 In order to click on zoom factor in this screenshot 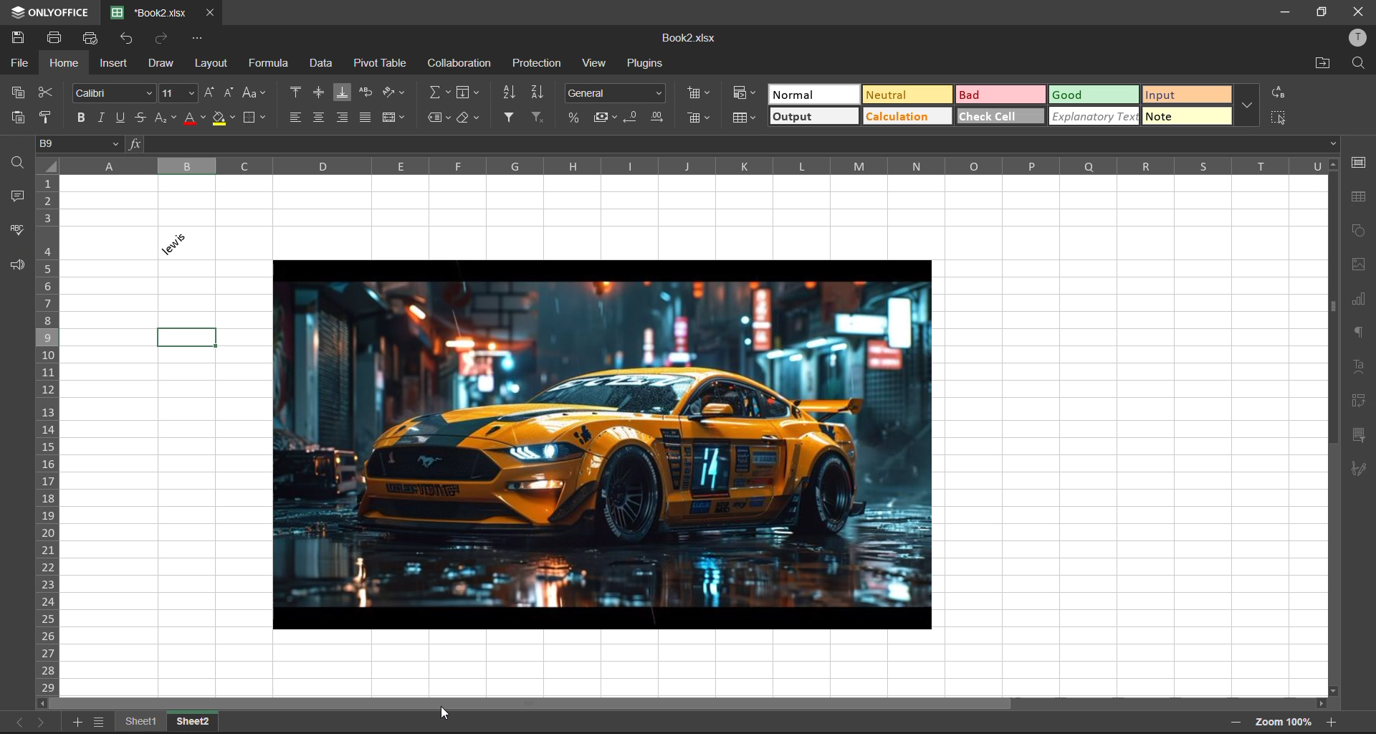, I will do `click(1288, 722)`.